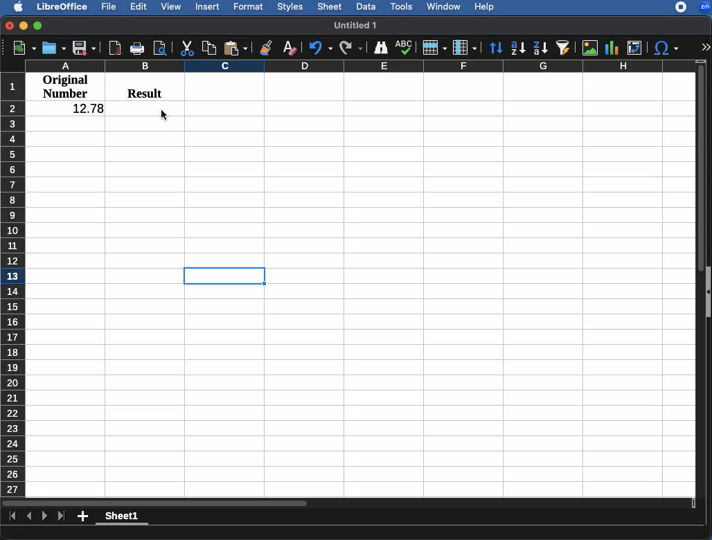 The width and height of the screenshot is (712, 540). What do you see at coordinates (434, 48) in the screenshot?
I see `Row` at bounding box center [434, 48].